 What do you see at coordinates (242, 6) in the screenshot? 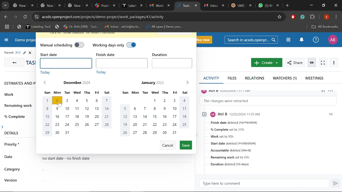
I see `Other tabs` at bounding box center [242, 6].